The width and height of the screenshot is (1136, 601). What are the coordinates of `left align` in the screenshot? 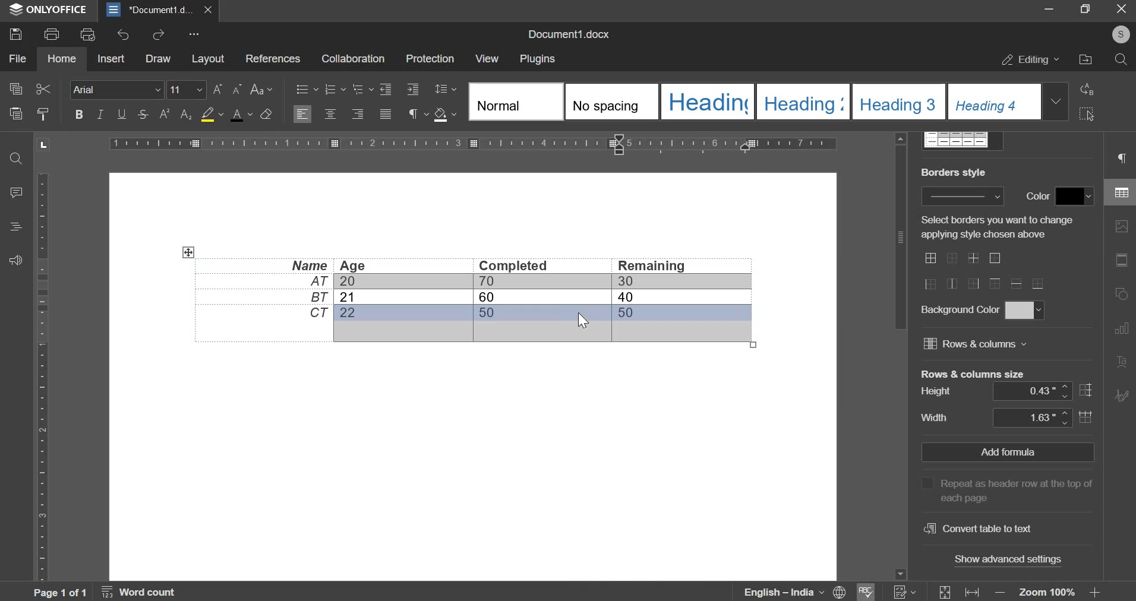 It's located at (302, 115).